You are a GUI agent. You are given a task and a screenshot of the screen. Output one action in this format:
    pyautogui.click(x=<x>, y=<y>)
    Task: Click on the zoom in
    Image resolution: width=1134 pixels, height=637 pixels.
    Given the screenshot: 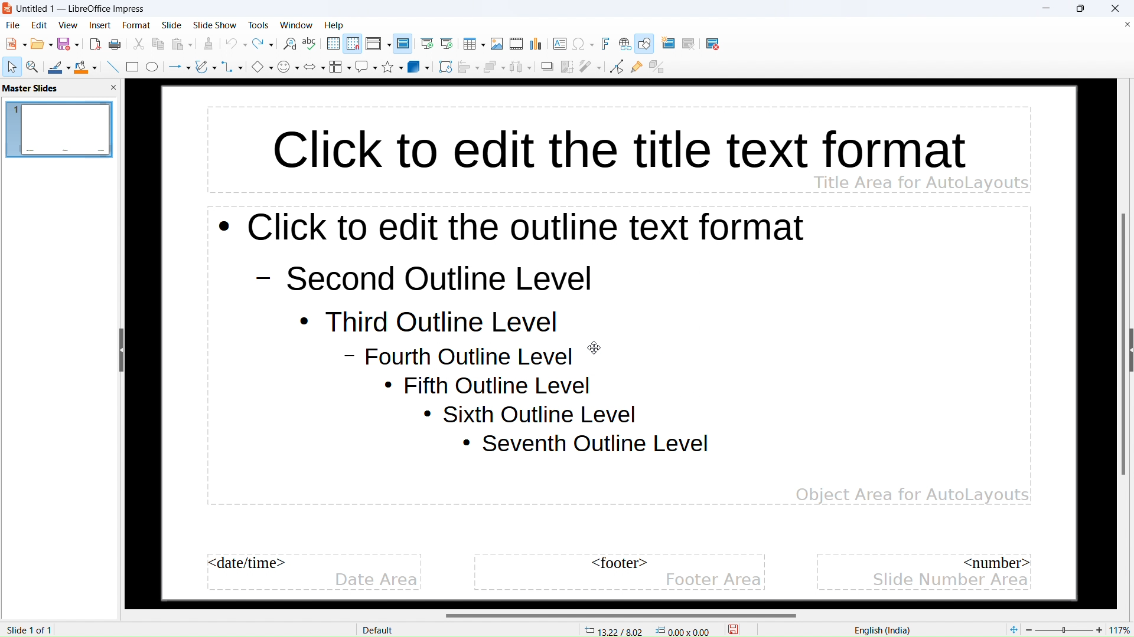 What is the action you would take?
    pyautogui.click(x=1099, y=628)
    